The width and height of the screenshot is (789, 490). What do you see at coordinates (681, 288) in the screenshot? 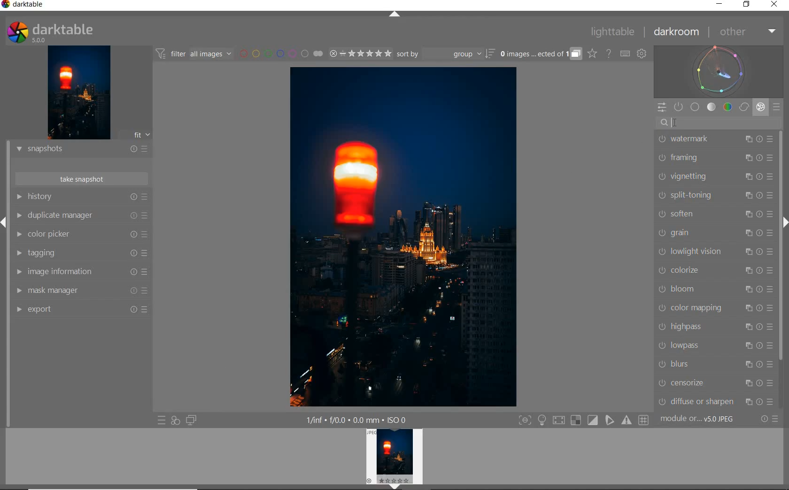
I see `BLOOM` at bounding box center [681, 288].